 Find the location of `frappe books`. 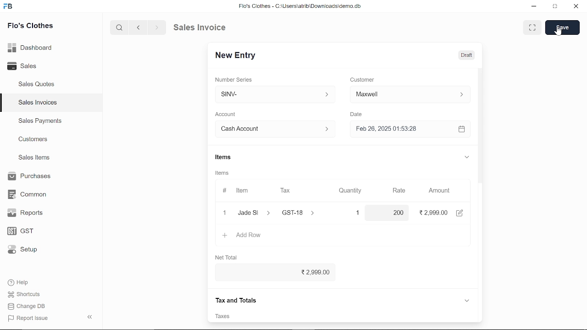

frappe books is located at coordinates (8, 7).